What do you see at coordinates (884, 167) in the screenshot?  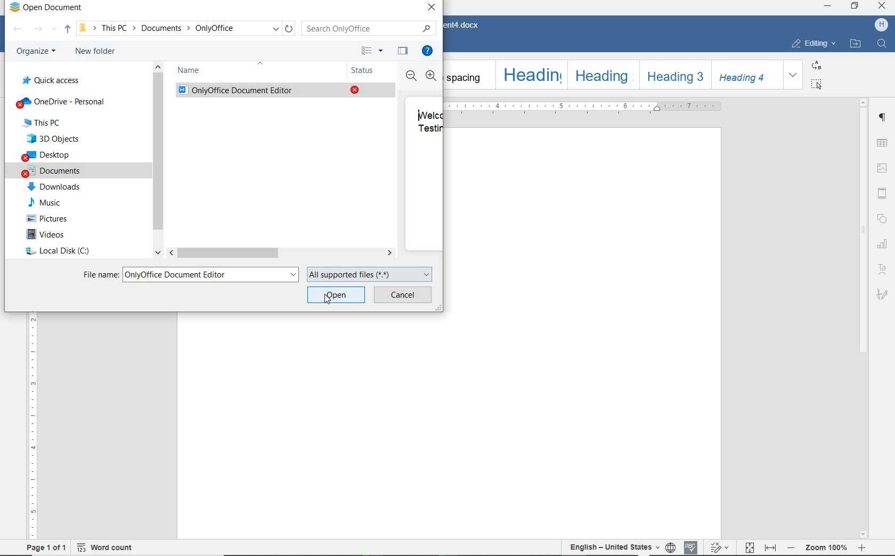 I see `Image` at bounding box center [884, 167].